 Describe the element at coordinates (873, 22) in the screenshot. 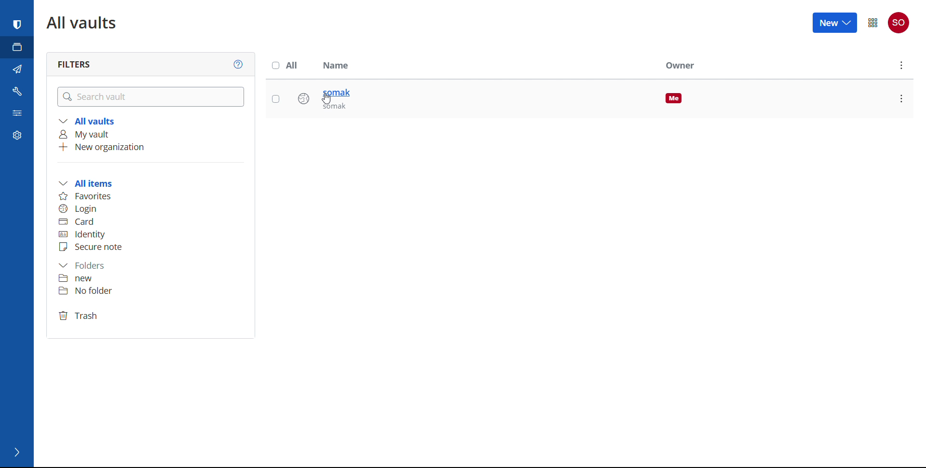

I see `menu` at that location.